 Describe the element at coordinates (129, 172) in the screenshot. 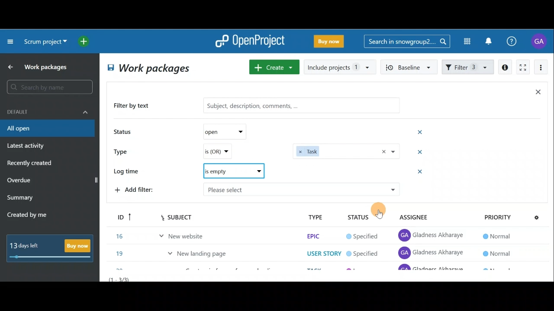

I see `Log time` at that location.